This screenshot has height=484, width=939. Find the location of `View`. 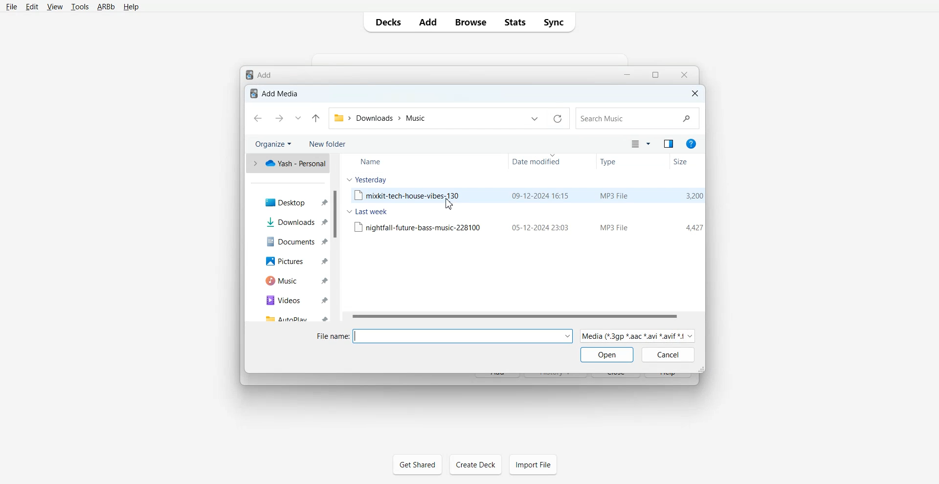

View is located at coordinates (54, 6).